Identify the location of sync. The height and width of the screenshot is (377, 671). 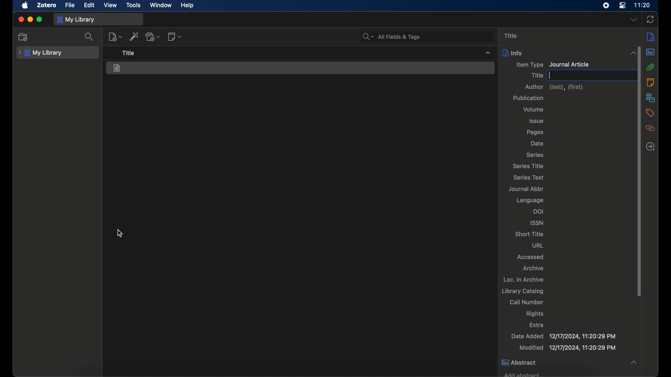
(650, 19).